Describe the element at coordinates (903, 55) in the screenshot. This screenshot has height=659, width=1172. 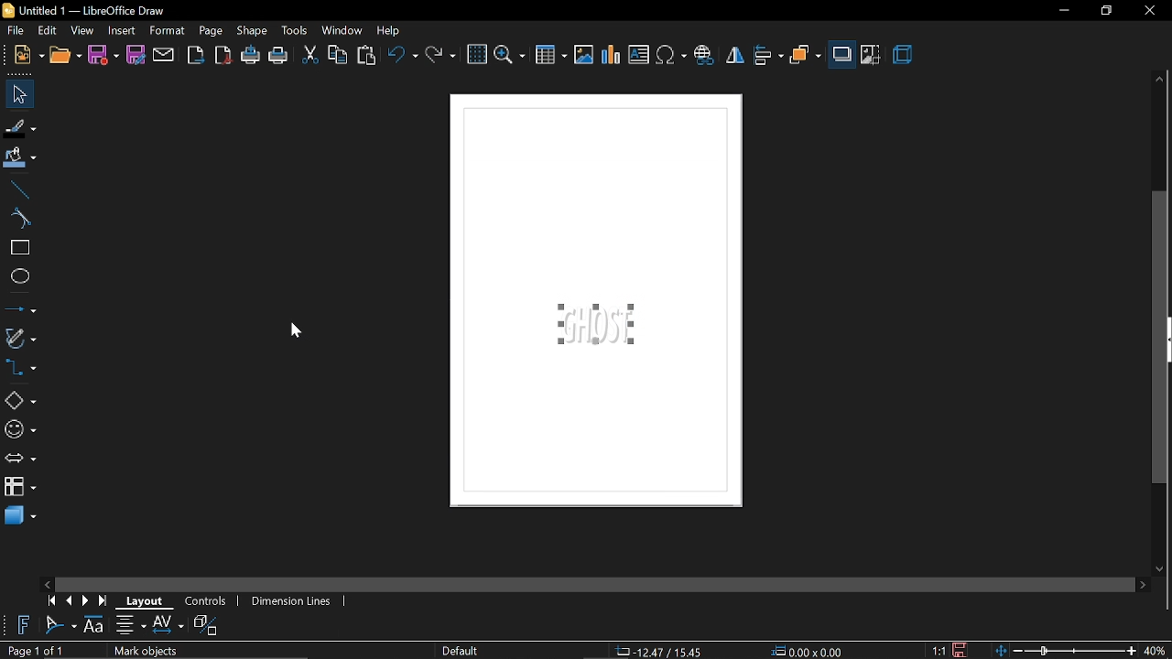
I see `3d effect` at that location.